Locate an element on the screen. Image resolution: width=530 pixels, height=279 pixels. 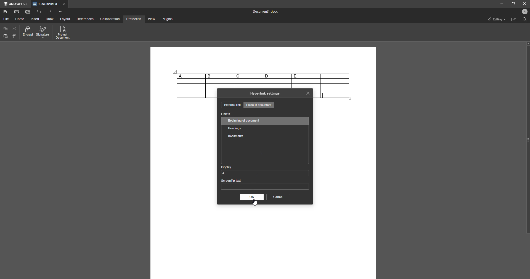
A is located at coordinates (191, 76).